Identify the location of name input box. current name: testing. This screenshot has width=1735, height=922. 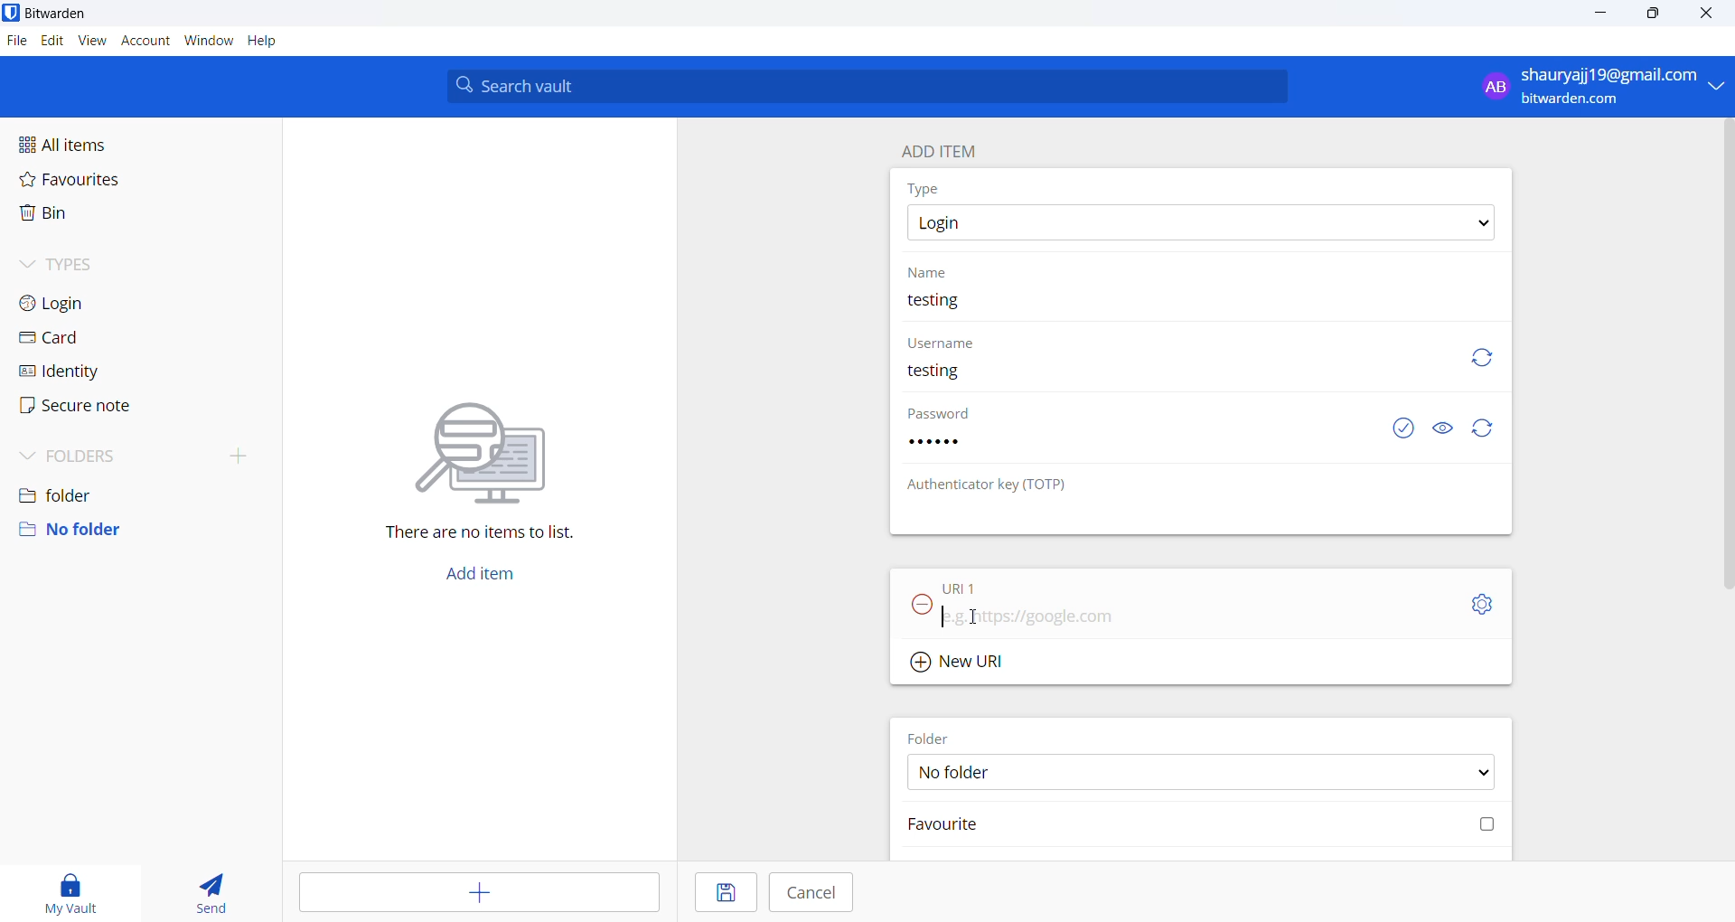
(1203, 309).